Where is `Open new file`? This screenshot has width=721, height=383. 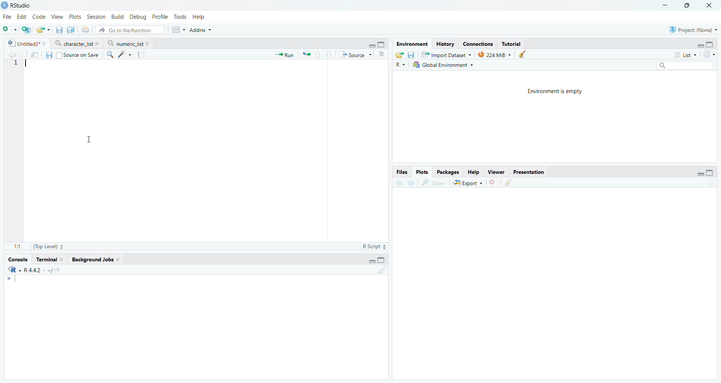
Open new file is located at coordinates (9, 30).